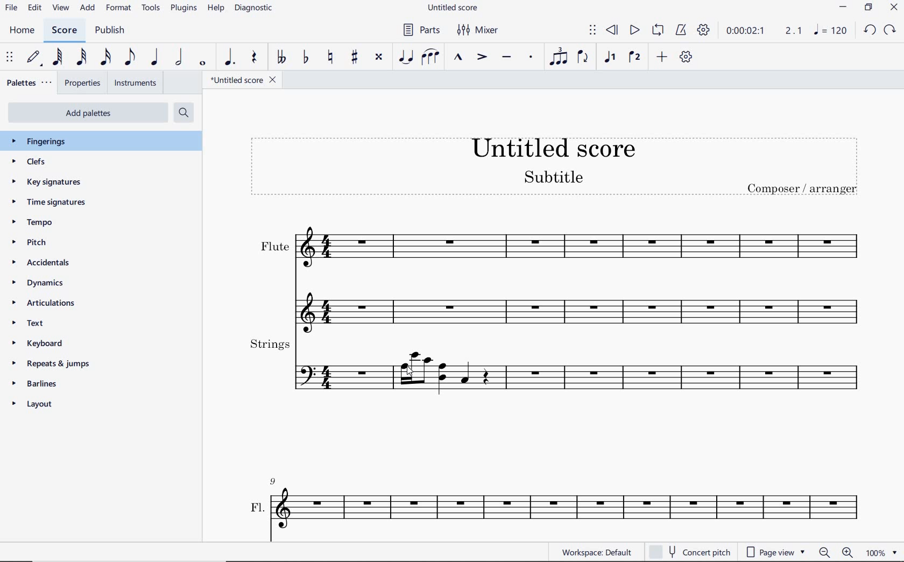  What do you see at coordinates (180, 57) in the screenshot?
I see `half note` at bounding box center [180, 57].